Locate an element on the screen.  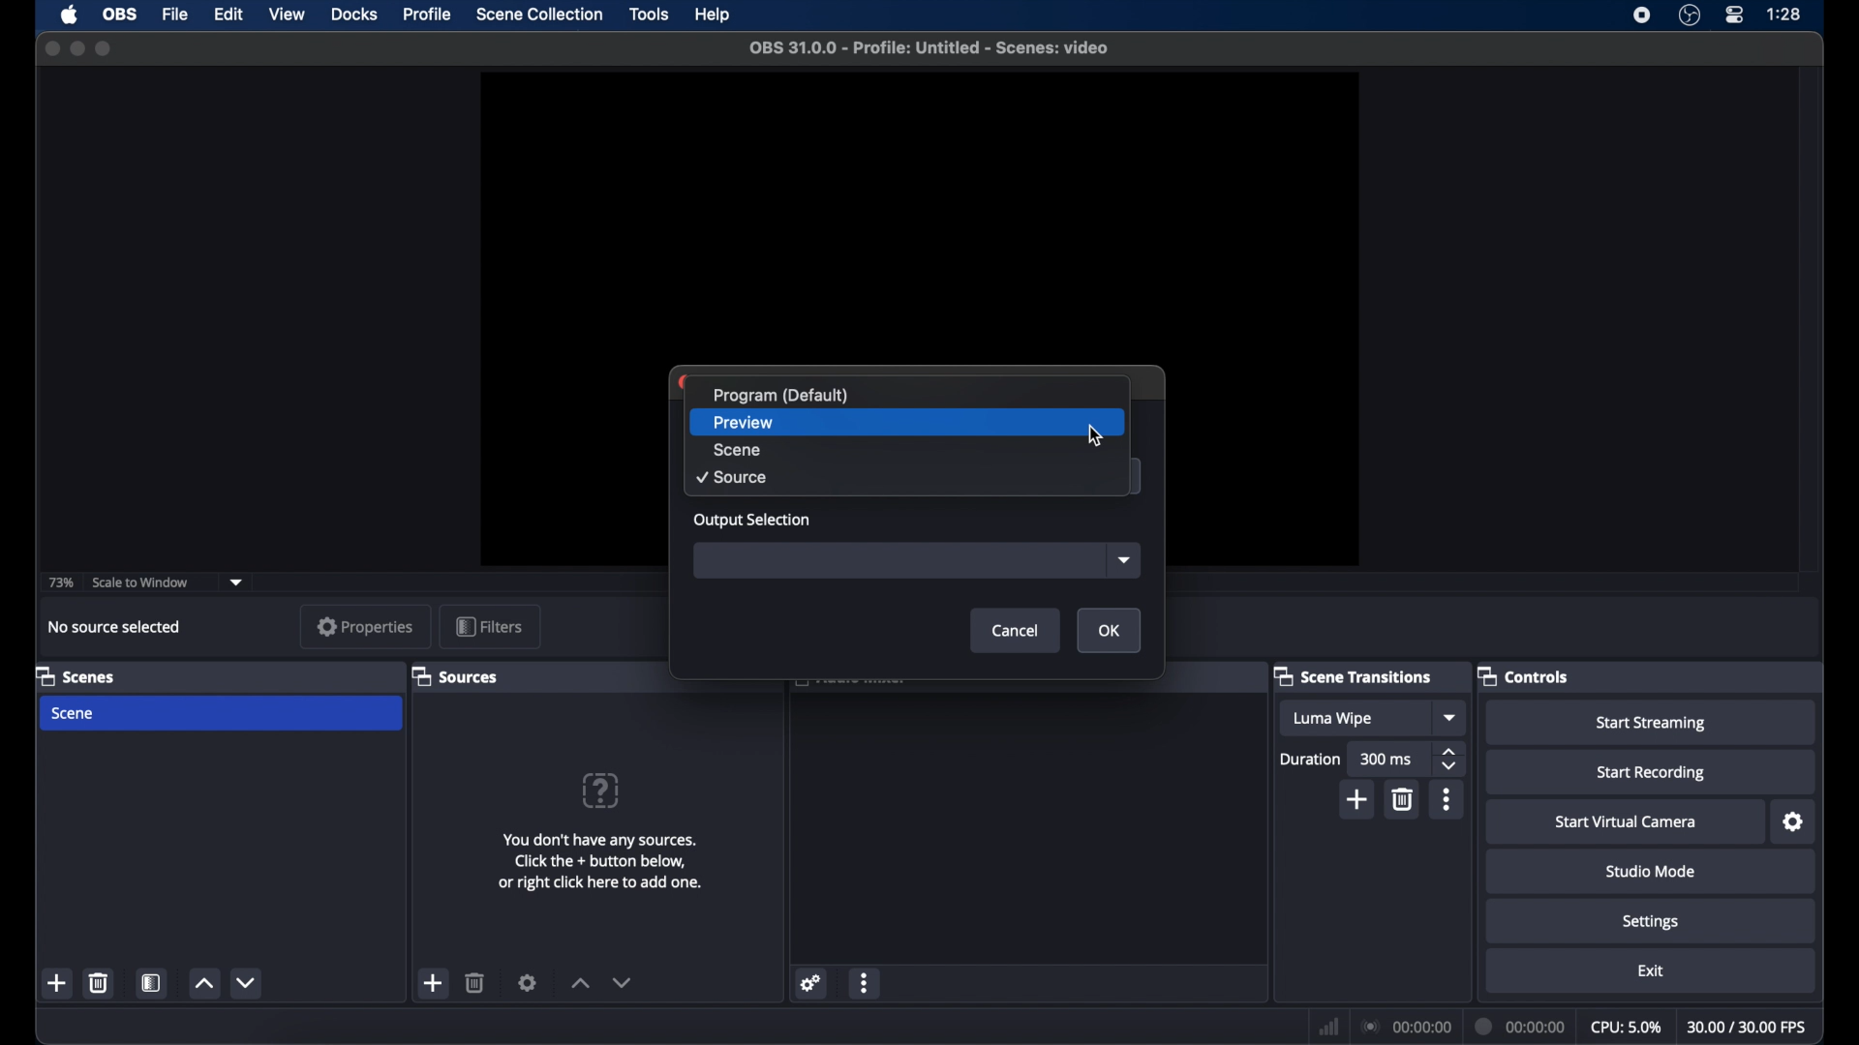
cpu is located at coordinates (1625, 1028).